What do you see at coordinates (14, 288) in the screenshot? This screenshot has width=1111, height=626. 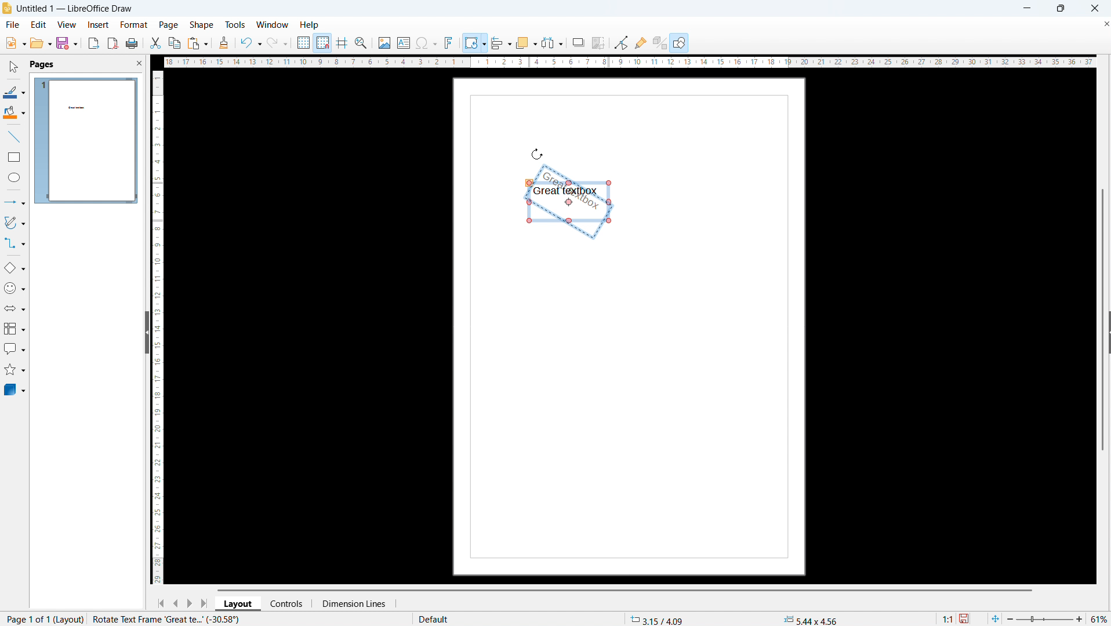 I see `symbol shapes` at bounding box center [14, 288].